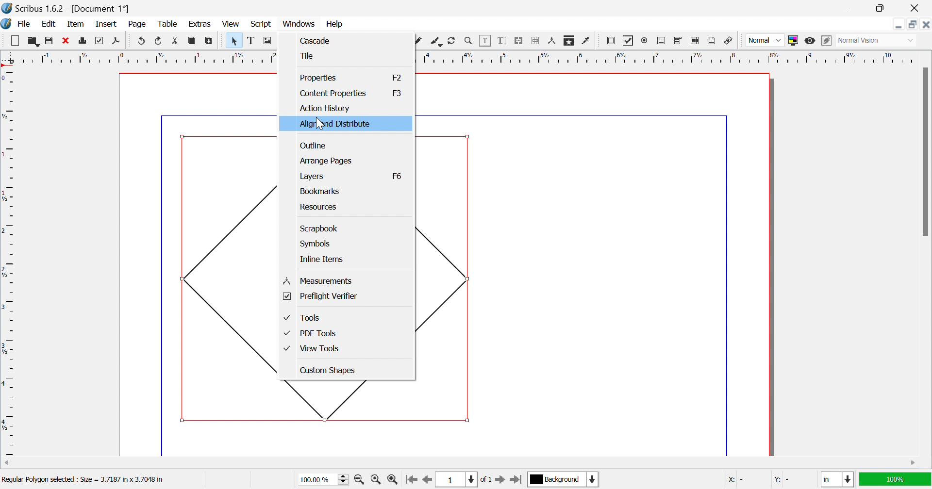 The image size is (932, 489). I want to click on Resources, so click(319, 208).